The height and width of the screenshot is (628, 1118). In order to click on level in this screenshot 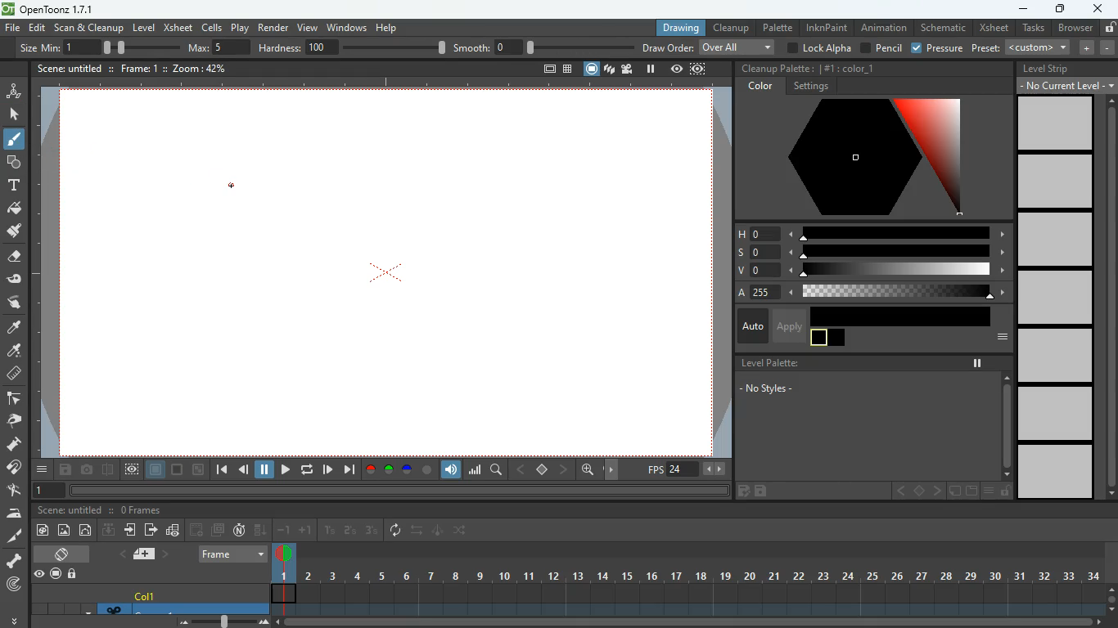, I will do `click(1057, 473)`.